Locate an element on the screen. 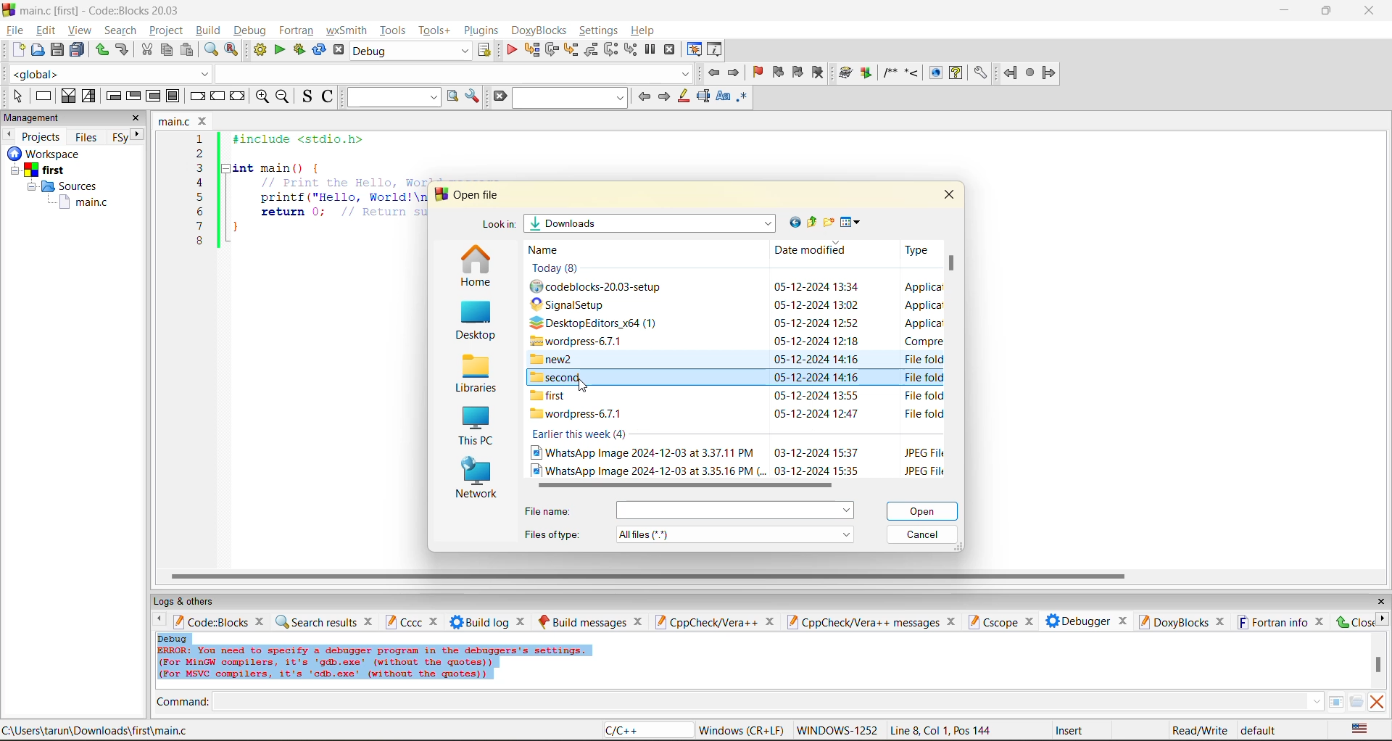 The image size is (1392, 741). decision is located at coordinates (67, 96).